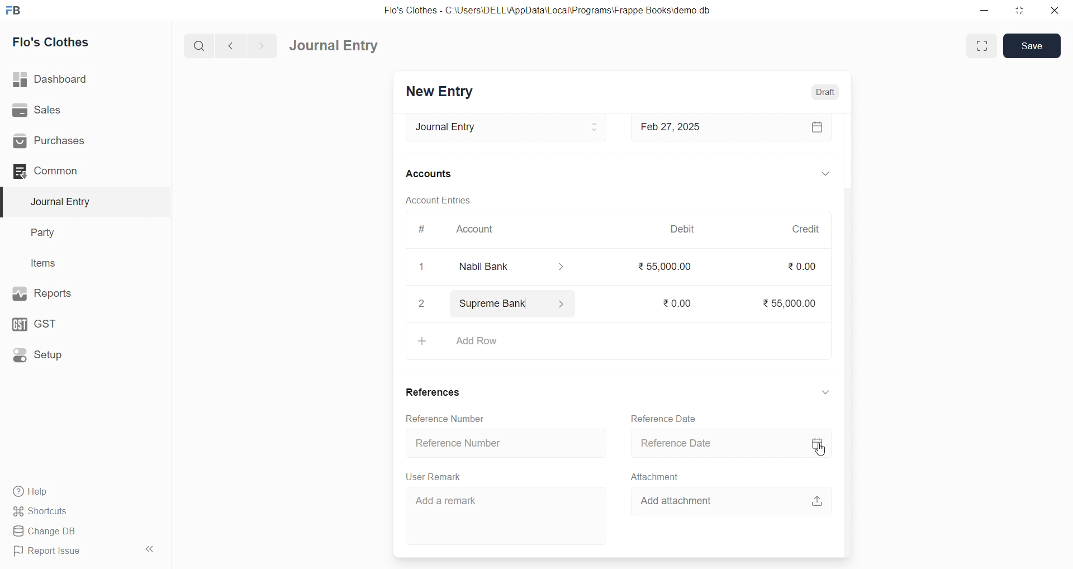  What do you see at coordinates (826, 92) in the screenshot?
I see `Draft` at bounding box center [826, 92].